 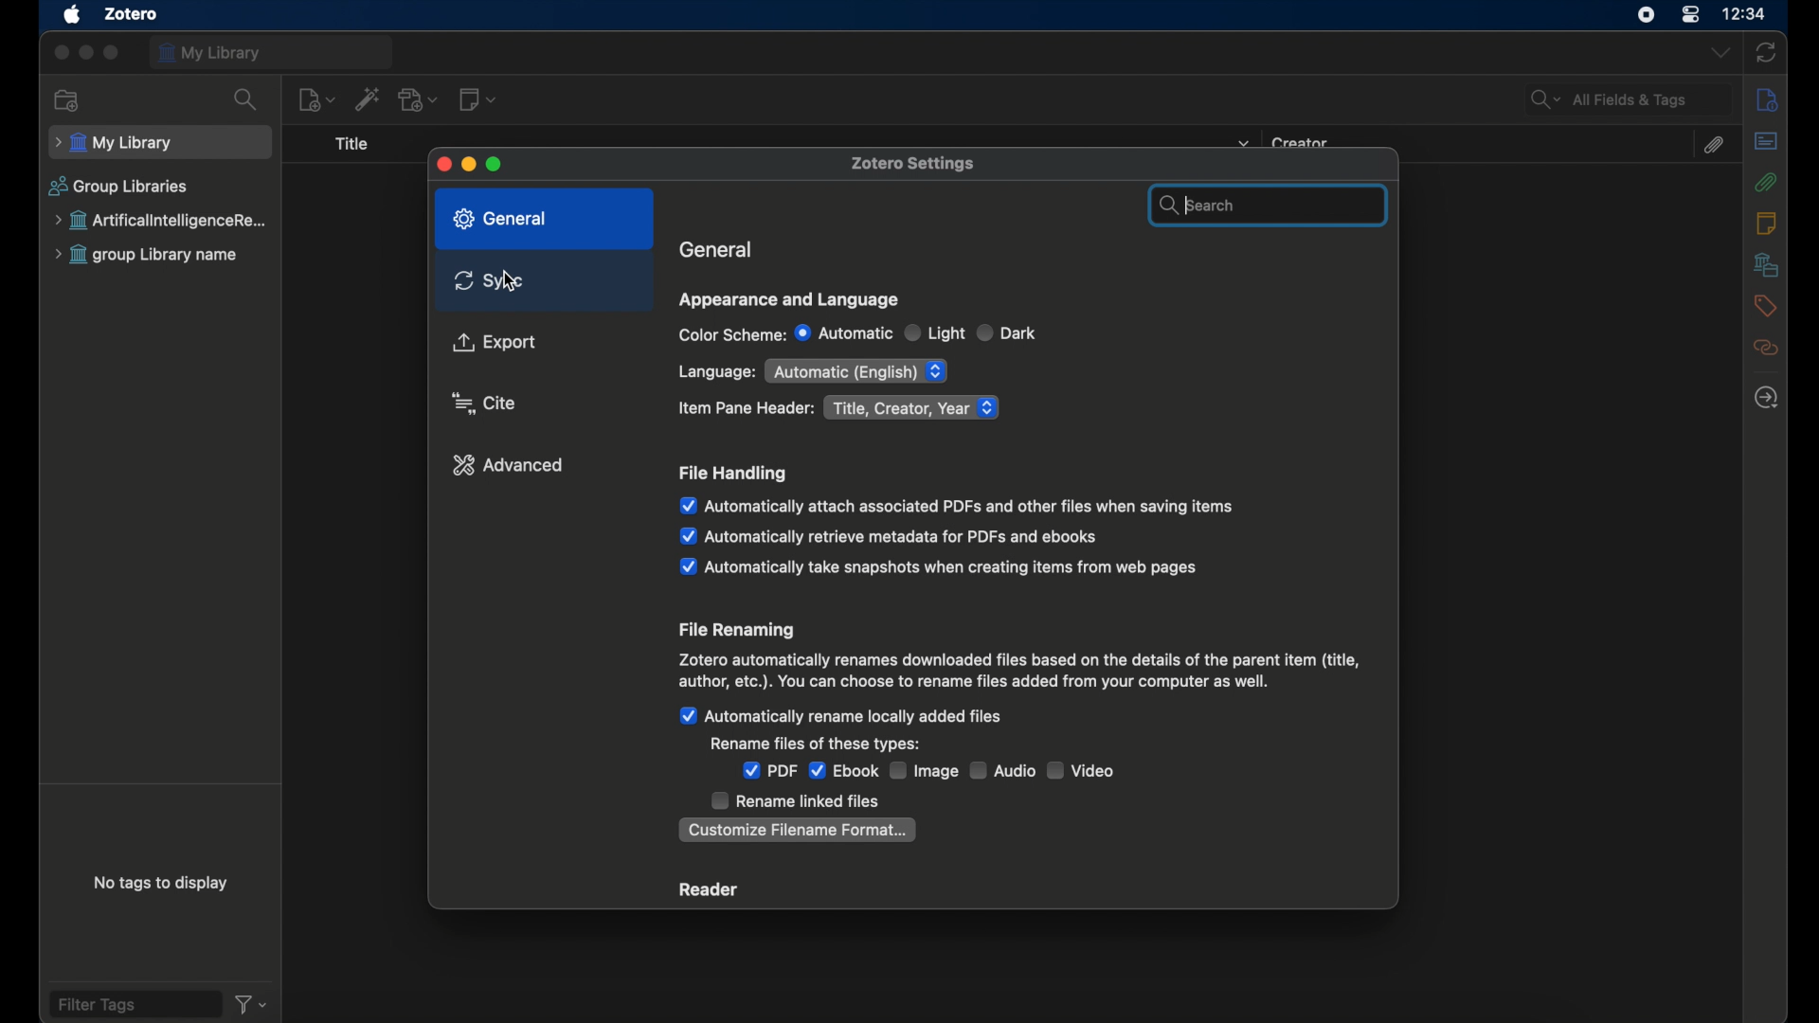 What do you see at coordinates (1642, 16) in the screenshot?
I see `screen recorder` at bounding box center [1642, 16].